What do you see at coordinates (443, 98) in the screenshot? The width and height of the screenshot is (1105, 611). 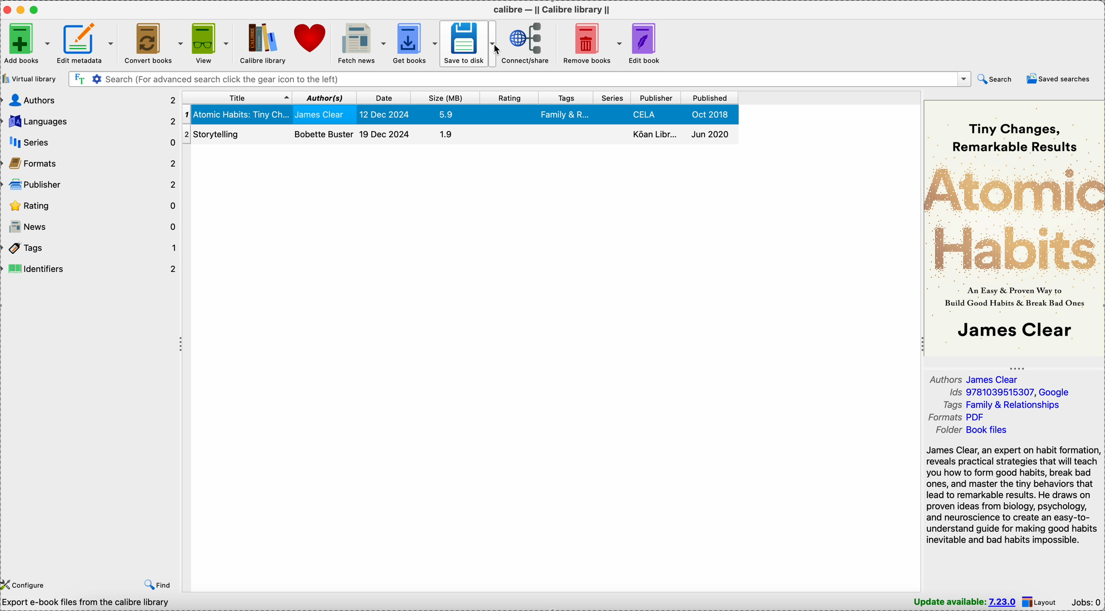 I see `size` at bounding box center [443, 98].